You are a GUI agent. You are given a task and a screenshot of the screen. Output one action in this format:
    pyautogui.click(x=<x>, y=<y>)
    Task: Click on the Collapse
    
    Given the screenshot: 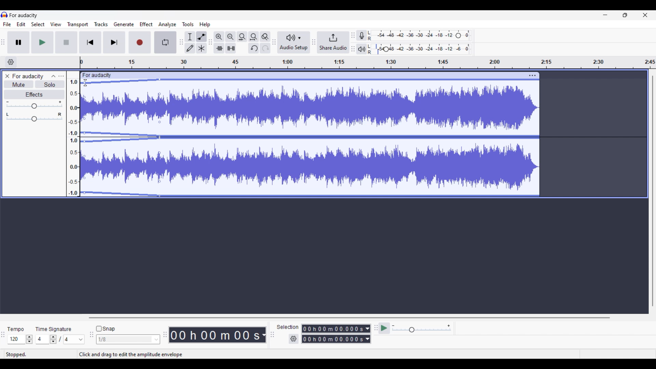 What is the action you would take?
    pyautogui.click(x=54, y=76)
    